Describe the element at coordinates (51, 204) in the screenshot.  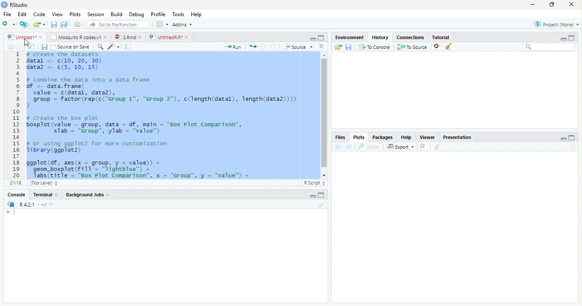
I see `View the current working directory` at that location.